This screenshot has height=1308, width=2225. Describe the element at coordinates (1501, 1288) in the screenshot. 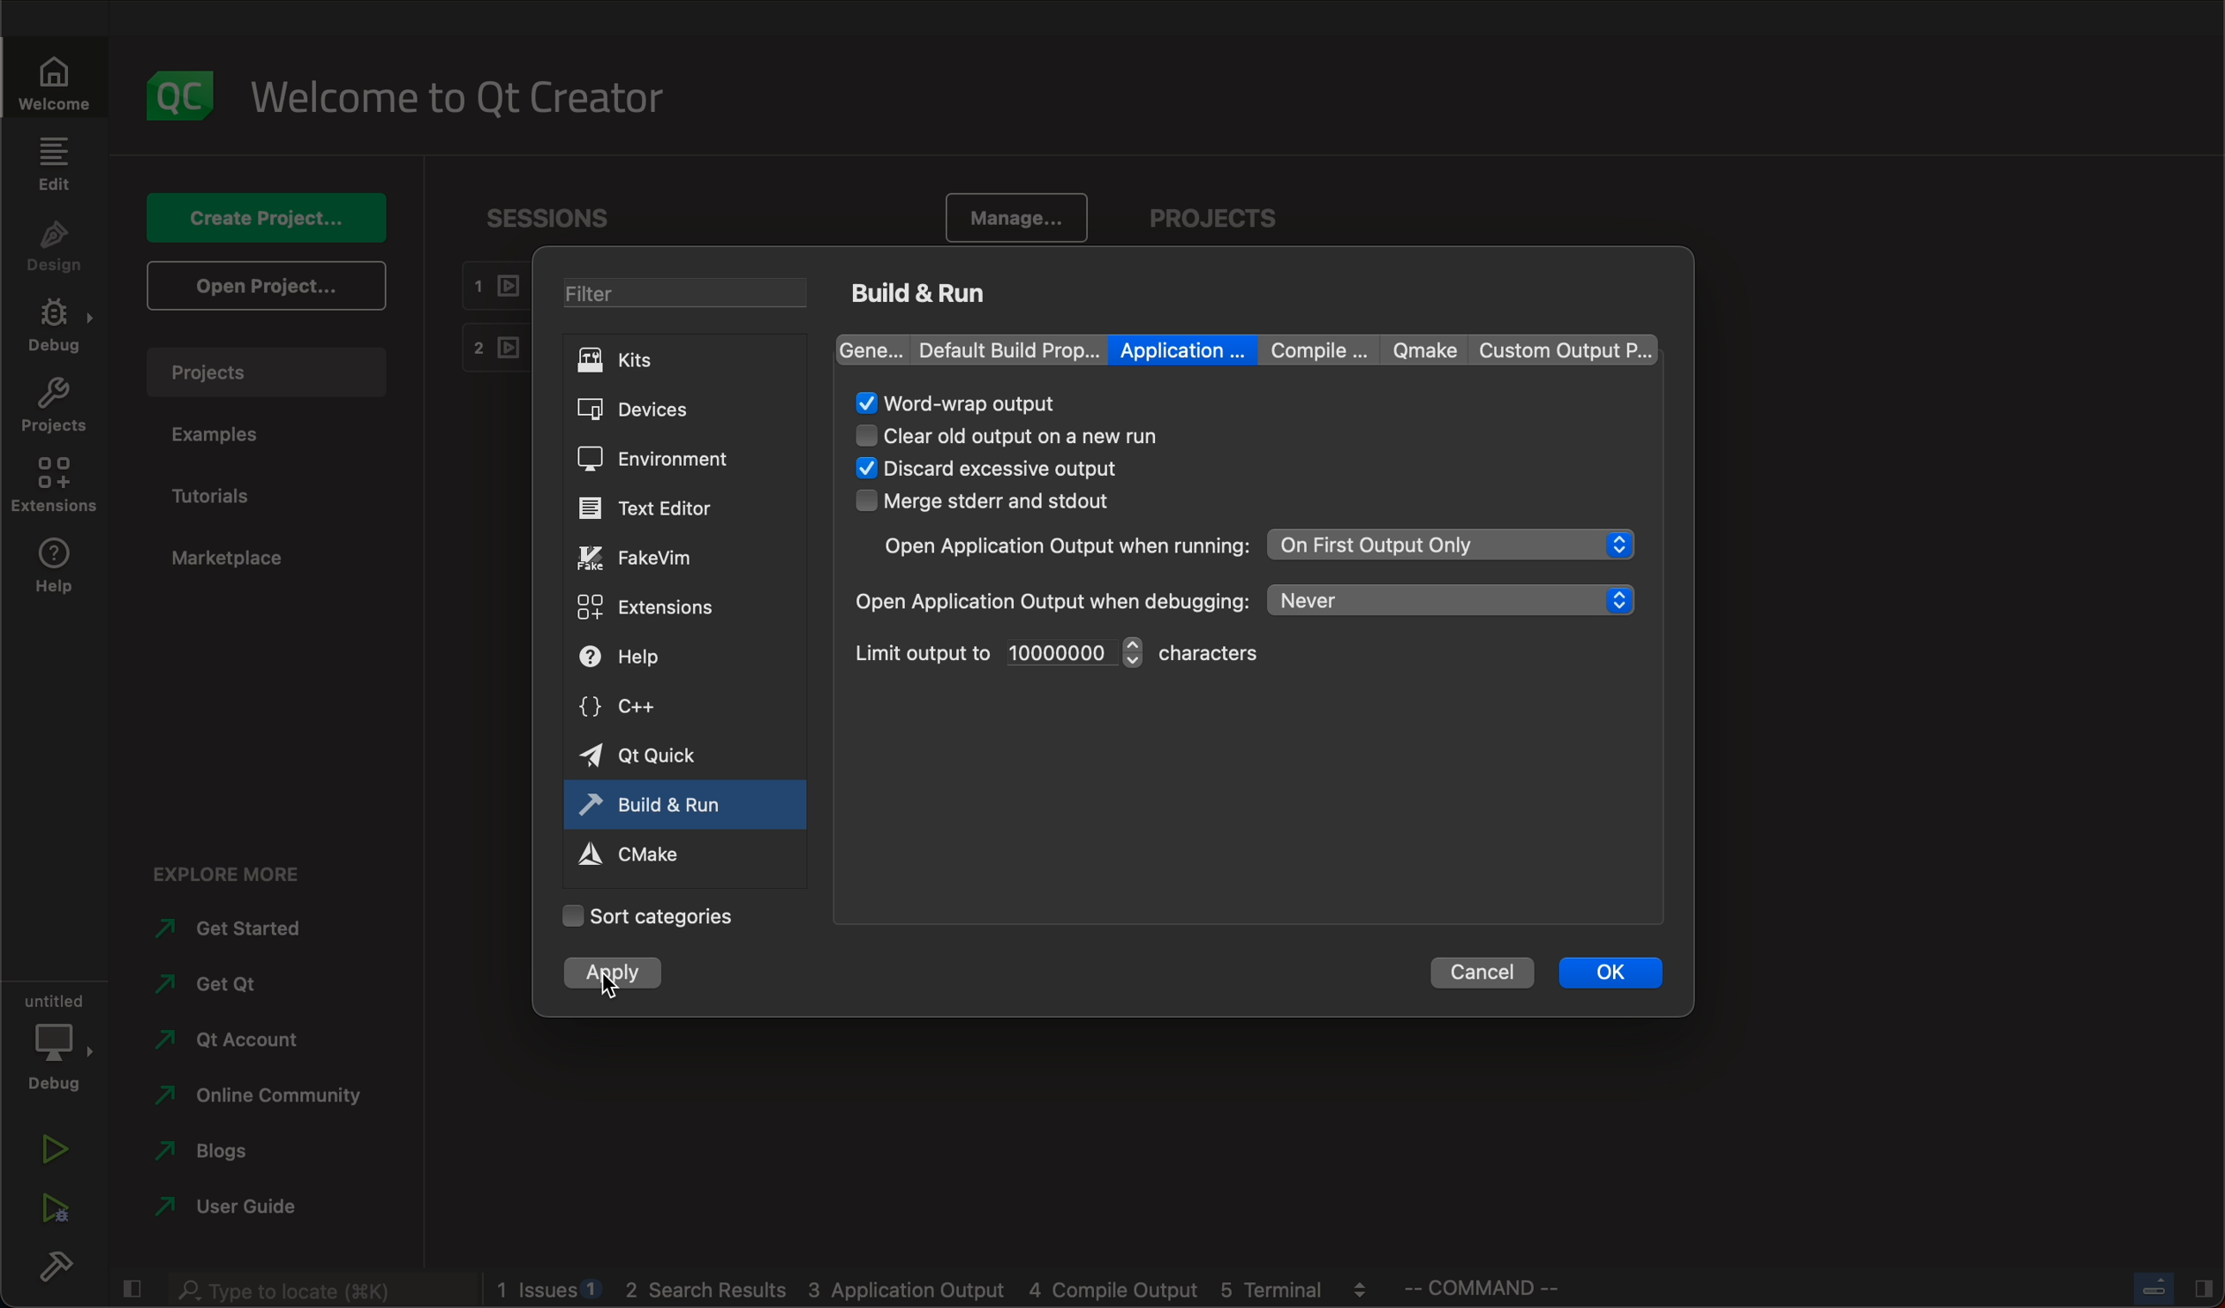

I see `command` at that location.